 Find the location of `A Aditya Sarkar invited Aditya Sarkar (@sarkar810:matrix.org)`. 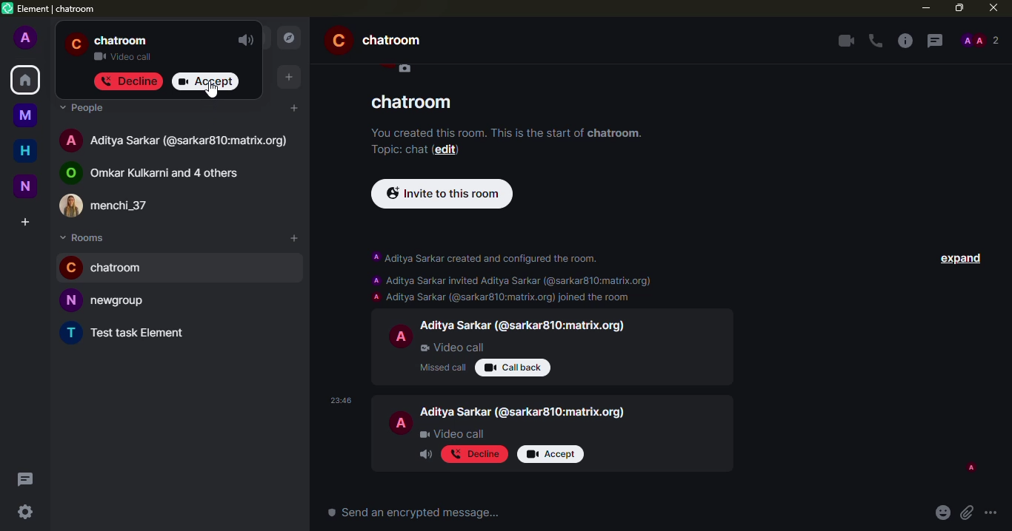

A Aditya Sarkar invited Aditya Sarkar (@sarkar810:matrix.org) is located at coordinates (510, 280).